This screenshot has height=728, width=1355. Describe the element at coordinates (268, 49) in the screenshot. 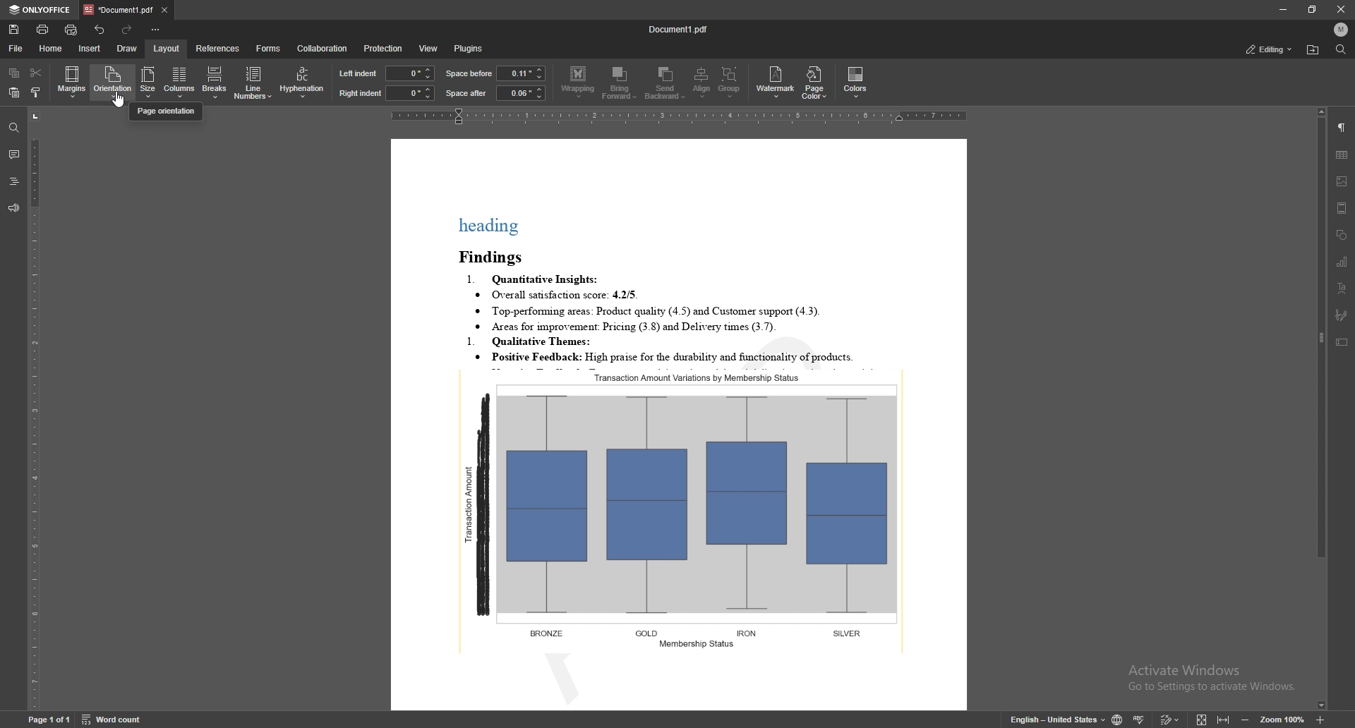

I see `forms` at that location.